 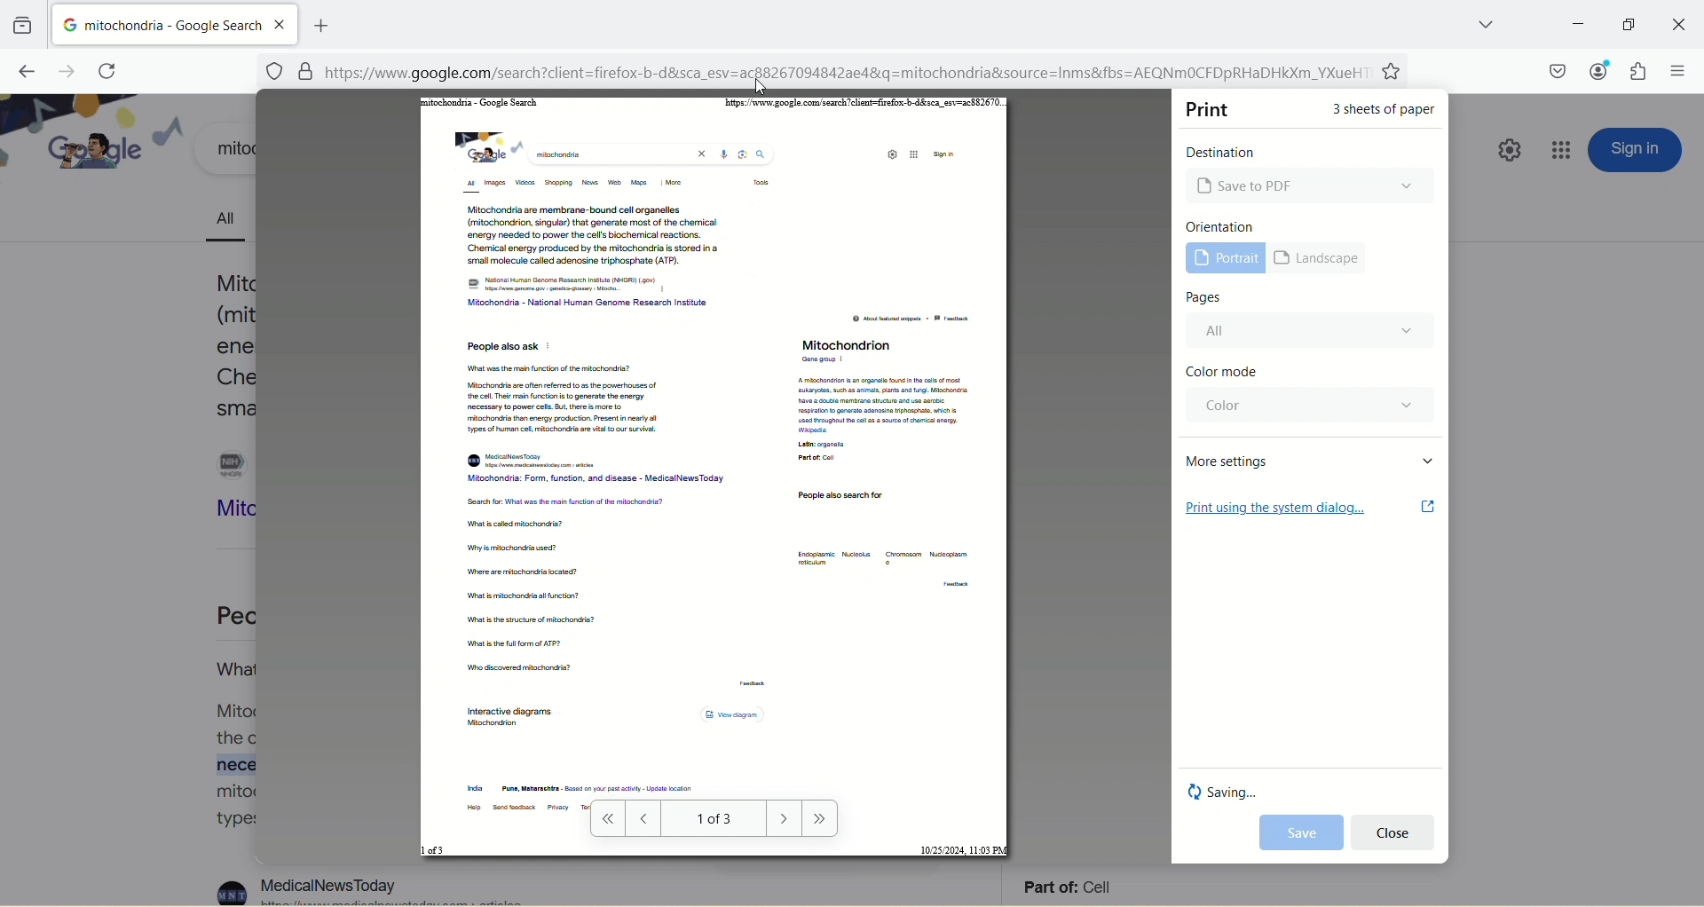 What do you see at coordinates (1505, 154) in the screenshot?
I see `quick setting` at bounding box center [1505, 154].